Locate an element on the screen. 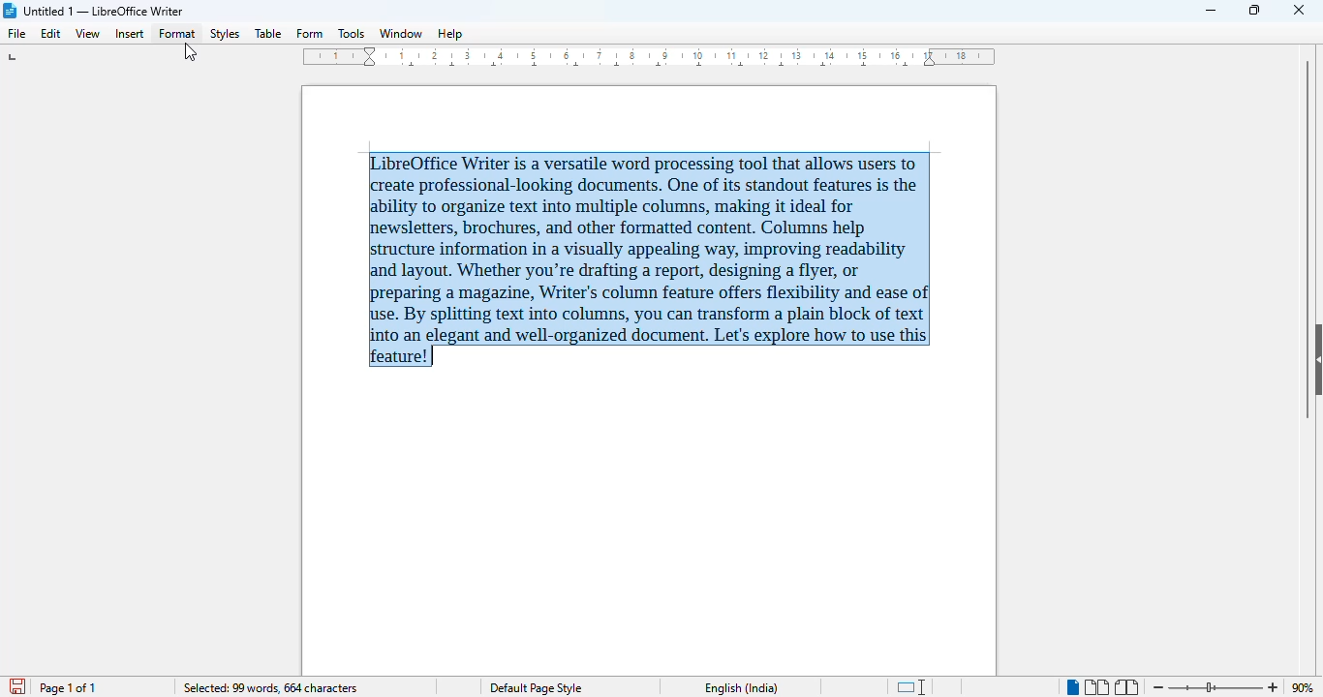 This screenshot has height=697, width=1323. LibreOffice Writer is a versatile word processing tool that allows users to create professional-looking documents. One of its standout features is the ability to organize text into multiple columns, making it ideal for newsletters, brochures, and other formatted content. Columns help structure information in a visually appealing way, improving readability and layout. Whether you're drafting a report, designing a flyer, or preparing a magazine, Writer's column feature offers flexibility and ease of use. By splitting text into columns, you can transform a plain block of text into an elegant and well-organized document. Let's explore how to use this feature! (Select text) is located at coordinates (650, 259).